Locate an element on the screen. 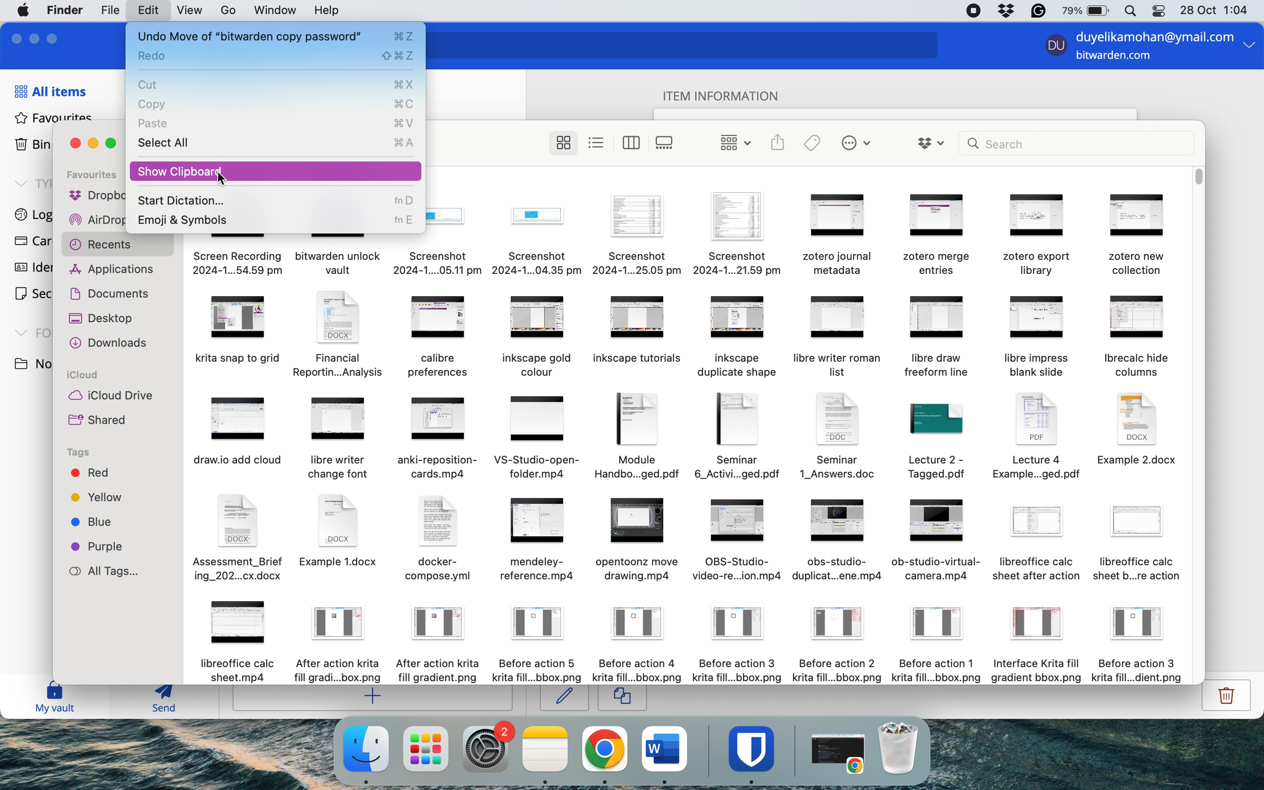 This screenshot has width=1264, height=790. file is located at coordinates (108, 11).